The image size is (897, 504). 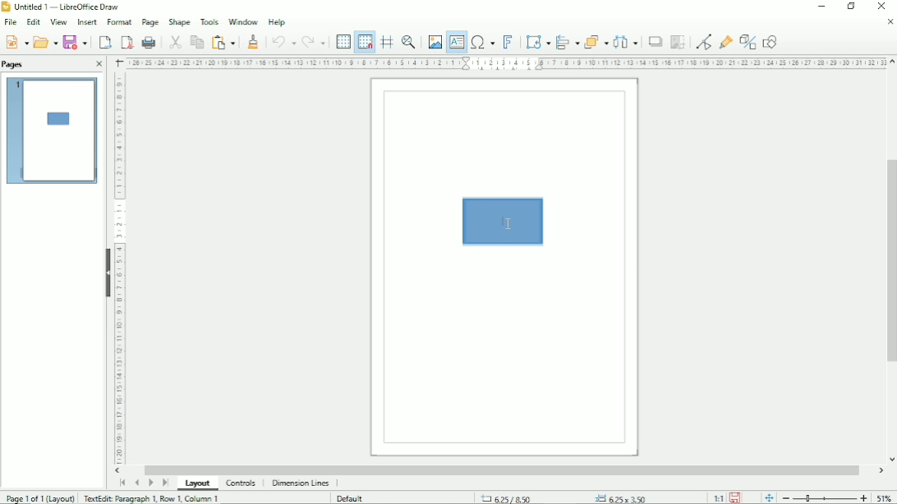 I want to click on Copy, so click(x=195, y=41).